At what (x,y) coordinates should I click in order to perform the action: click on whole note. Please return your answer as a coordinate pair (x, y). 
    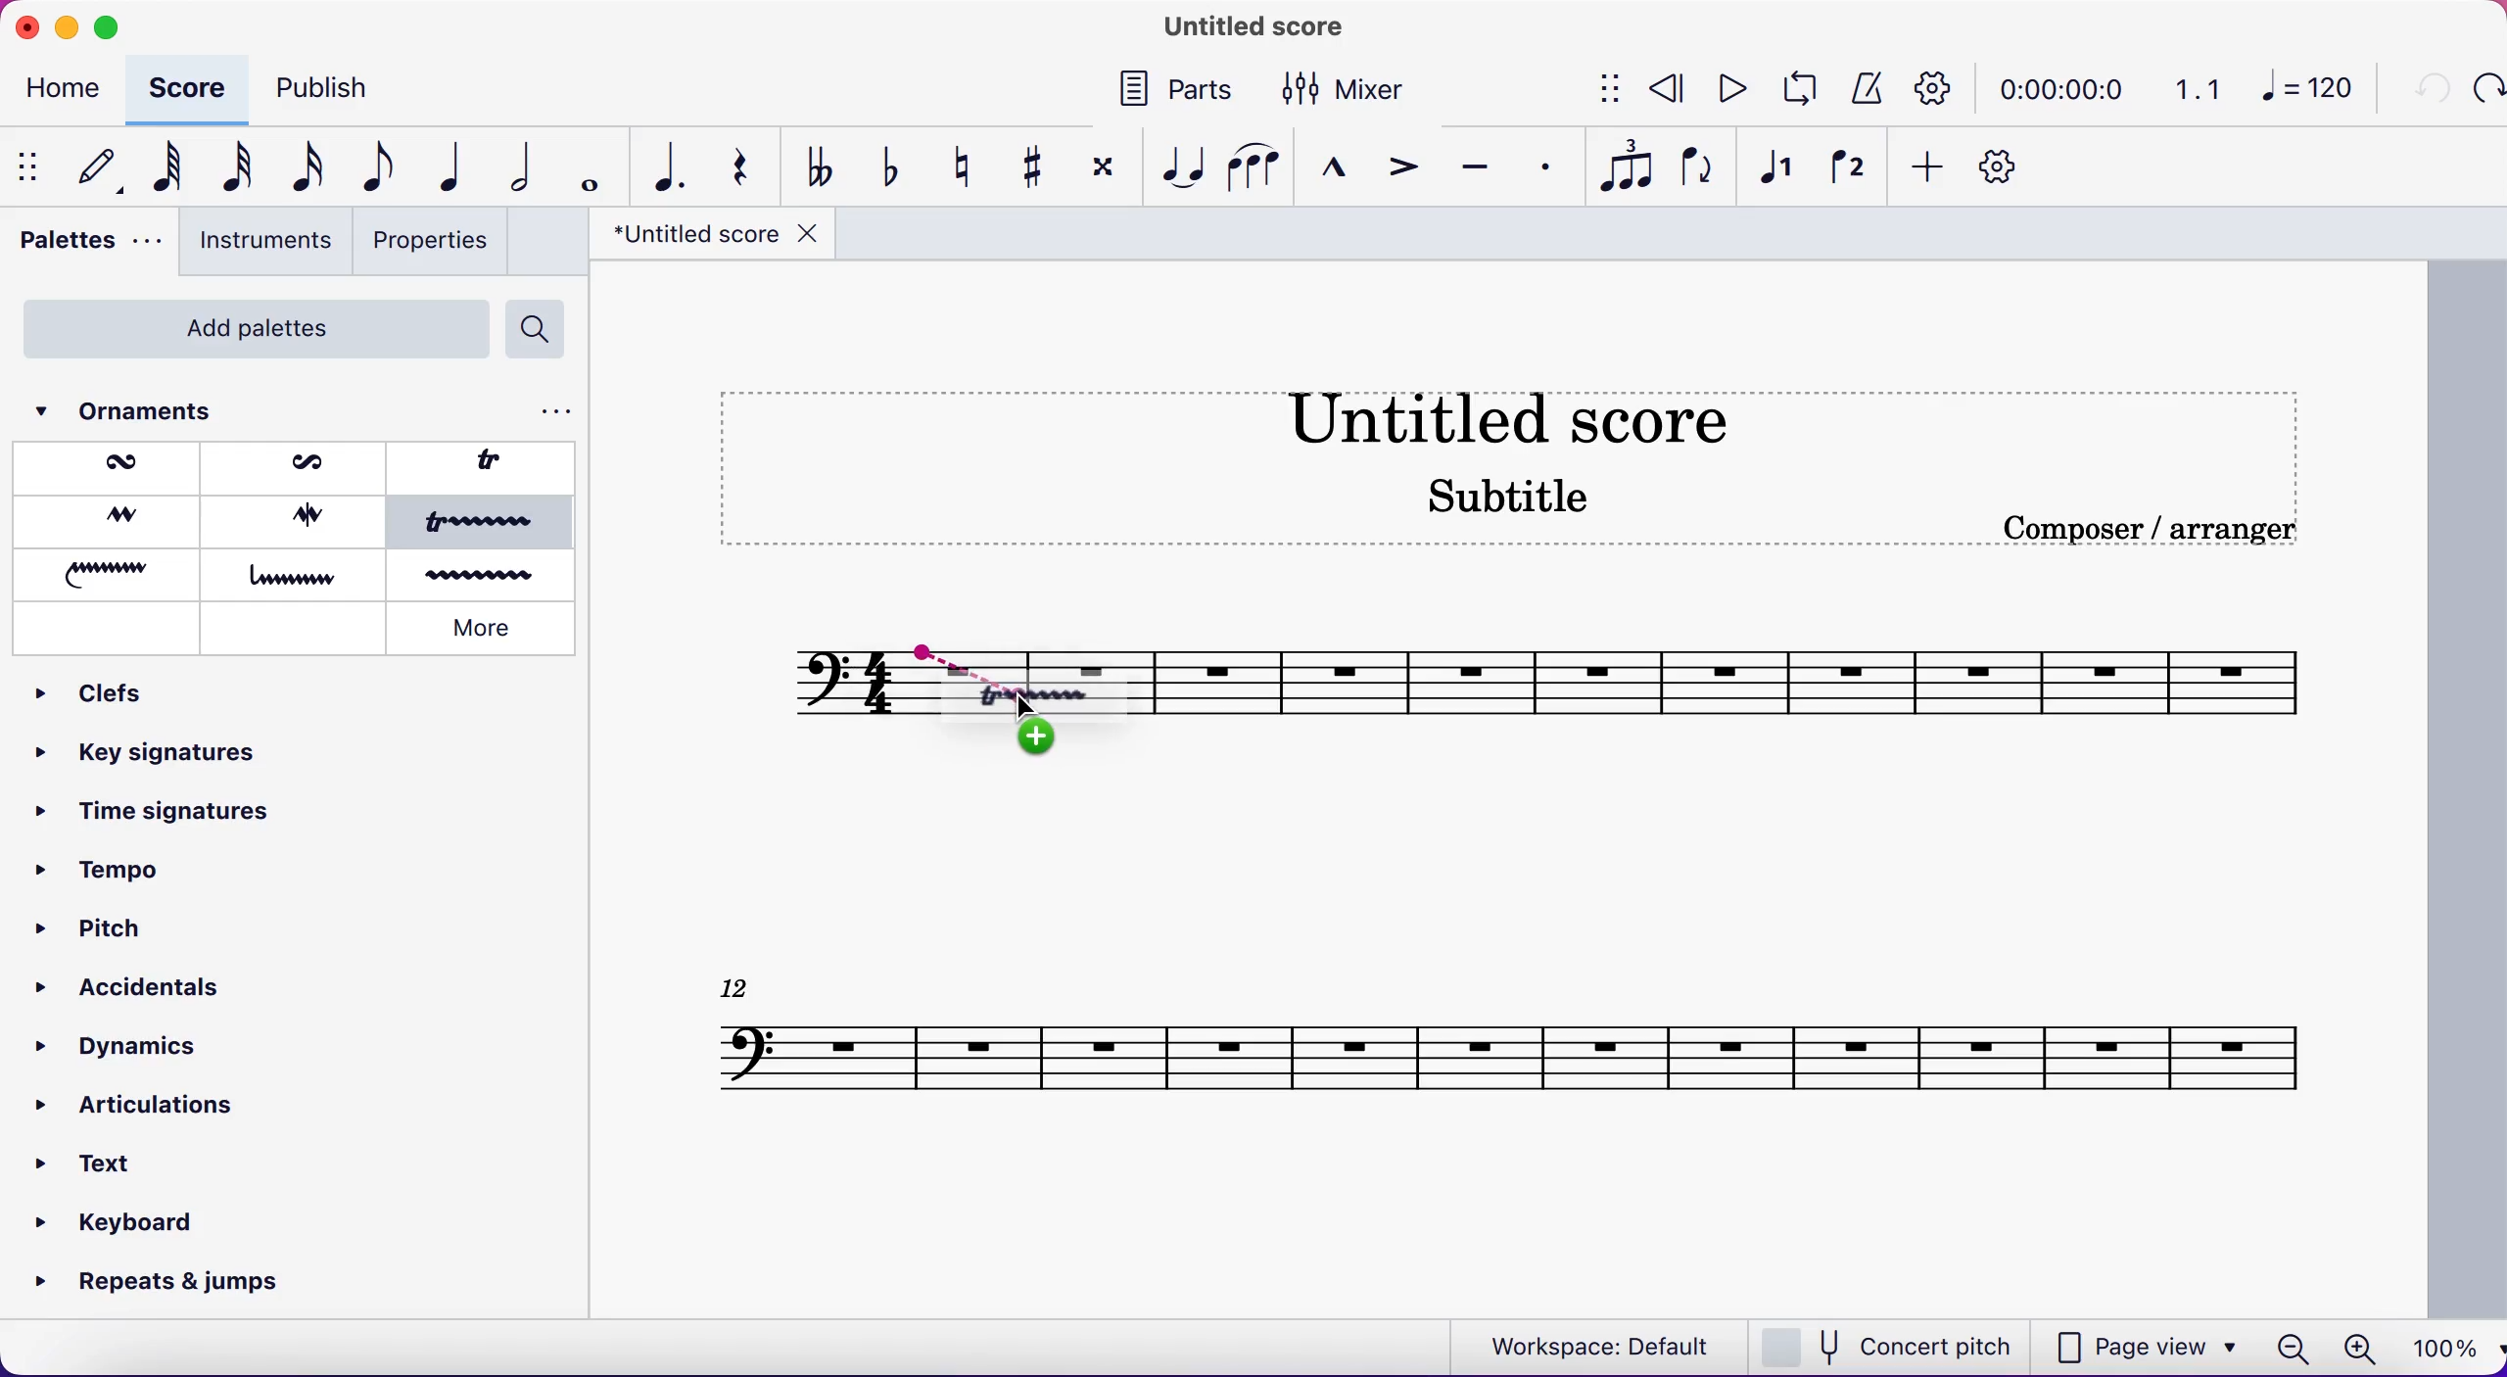
    Looking at the image, I should click on (585, 167).